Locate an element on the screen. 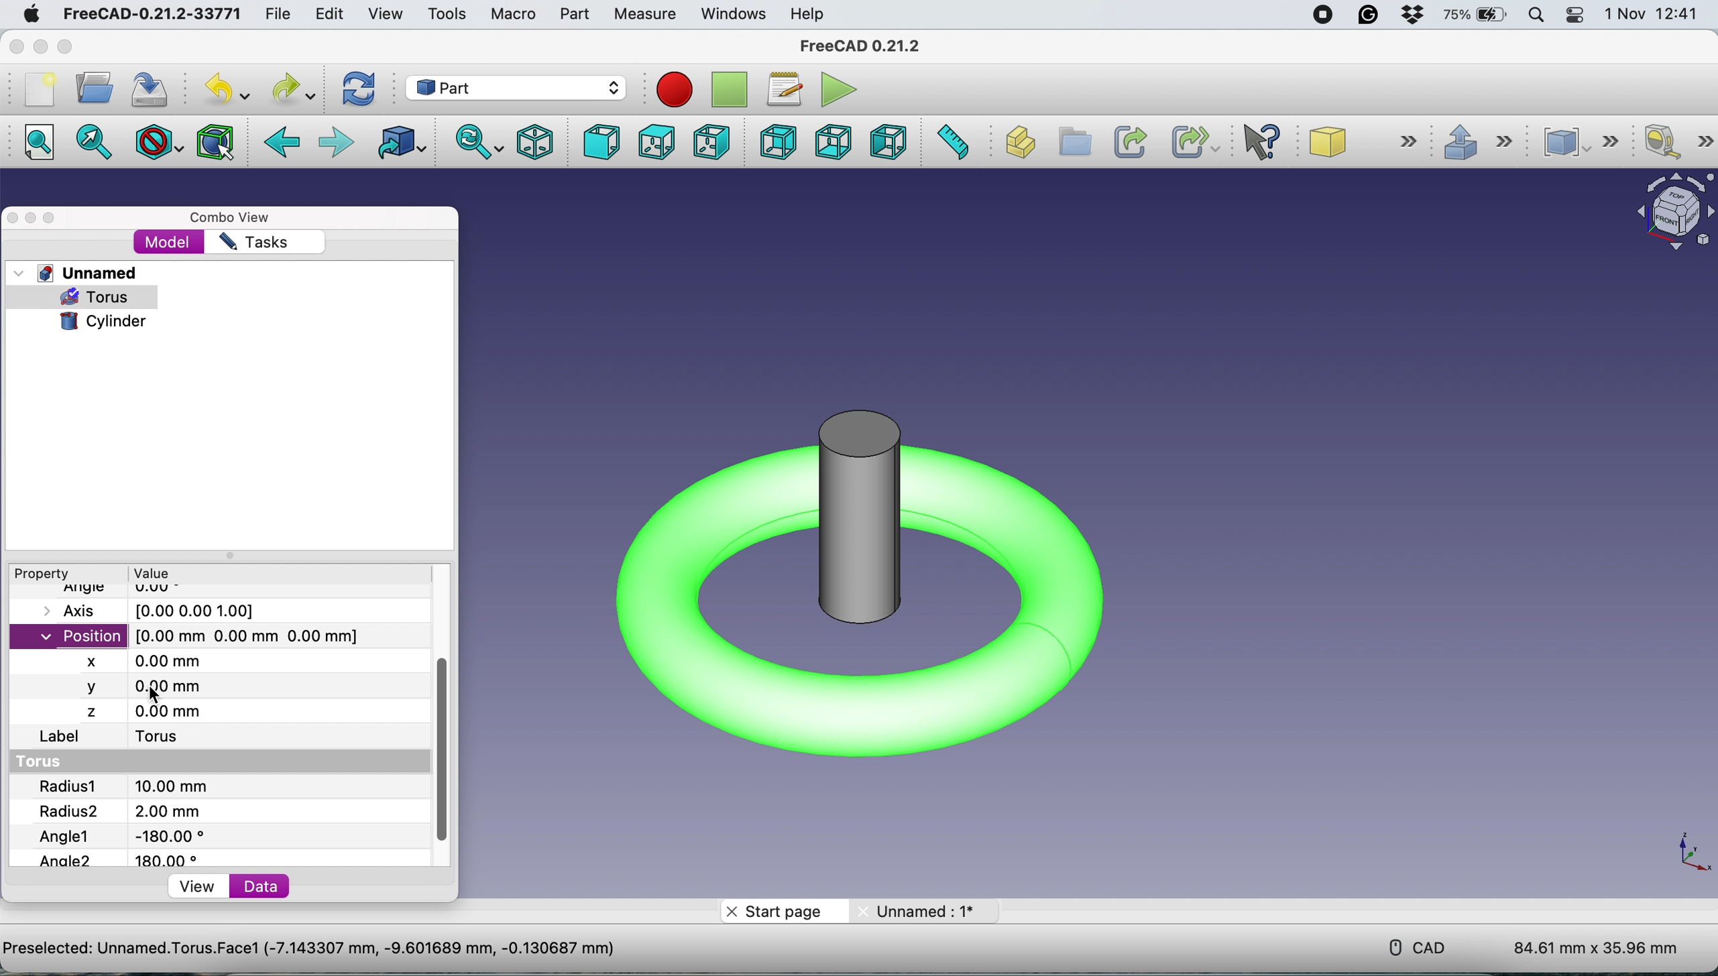 This screenshot has height=976, width=1718. x axis is located at coordinates (157, 660).